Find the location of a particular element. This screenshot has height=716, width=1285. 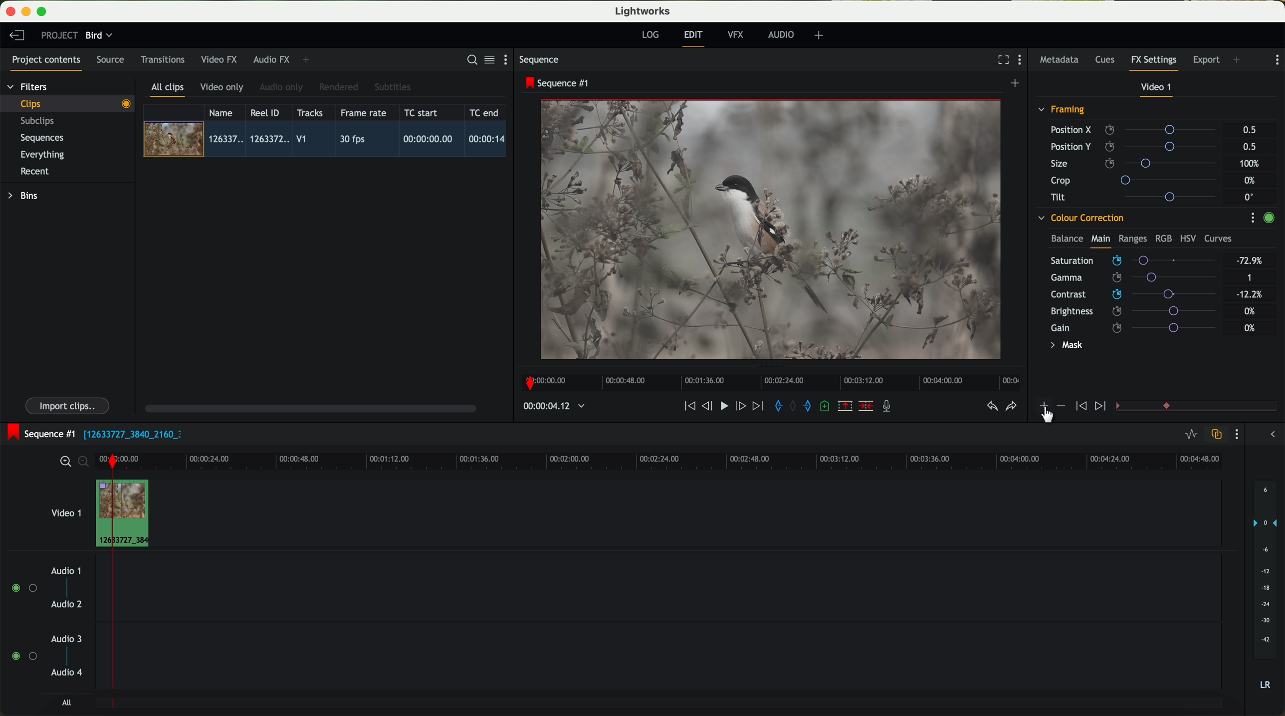

log is located at coordinates (650, 35).